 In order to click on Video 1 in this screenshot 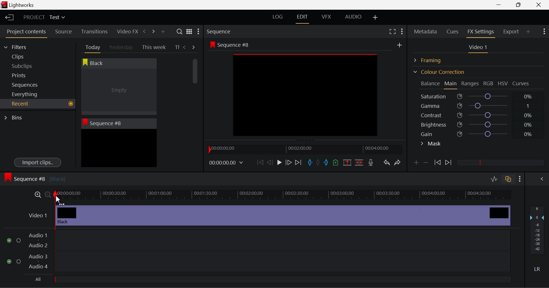, I will do `click(36, 214)`.